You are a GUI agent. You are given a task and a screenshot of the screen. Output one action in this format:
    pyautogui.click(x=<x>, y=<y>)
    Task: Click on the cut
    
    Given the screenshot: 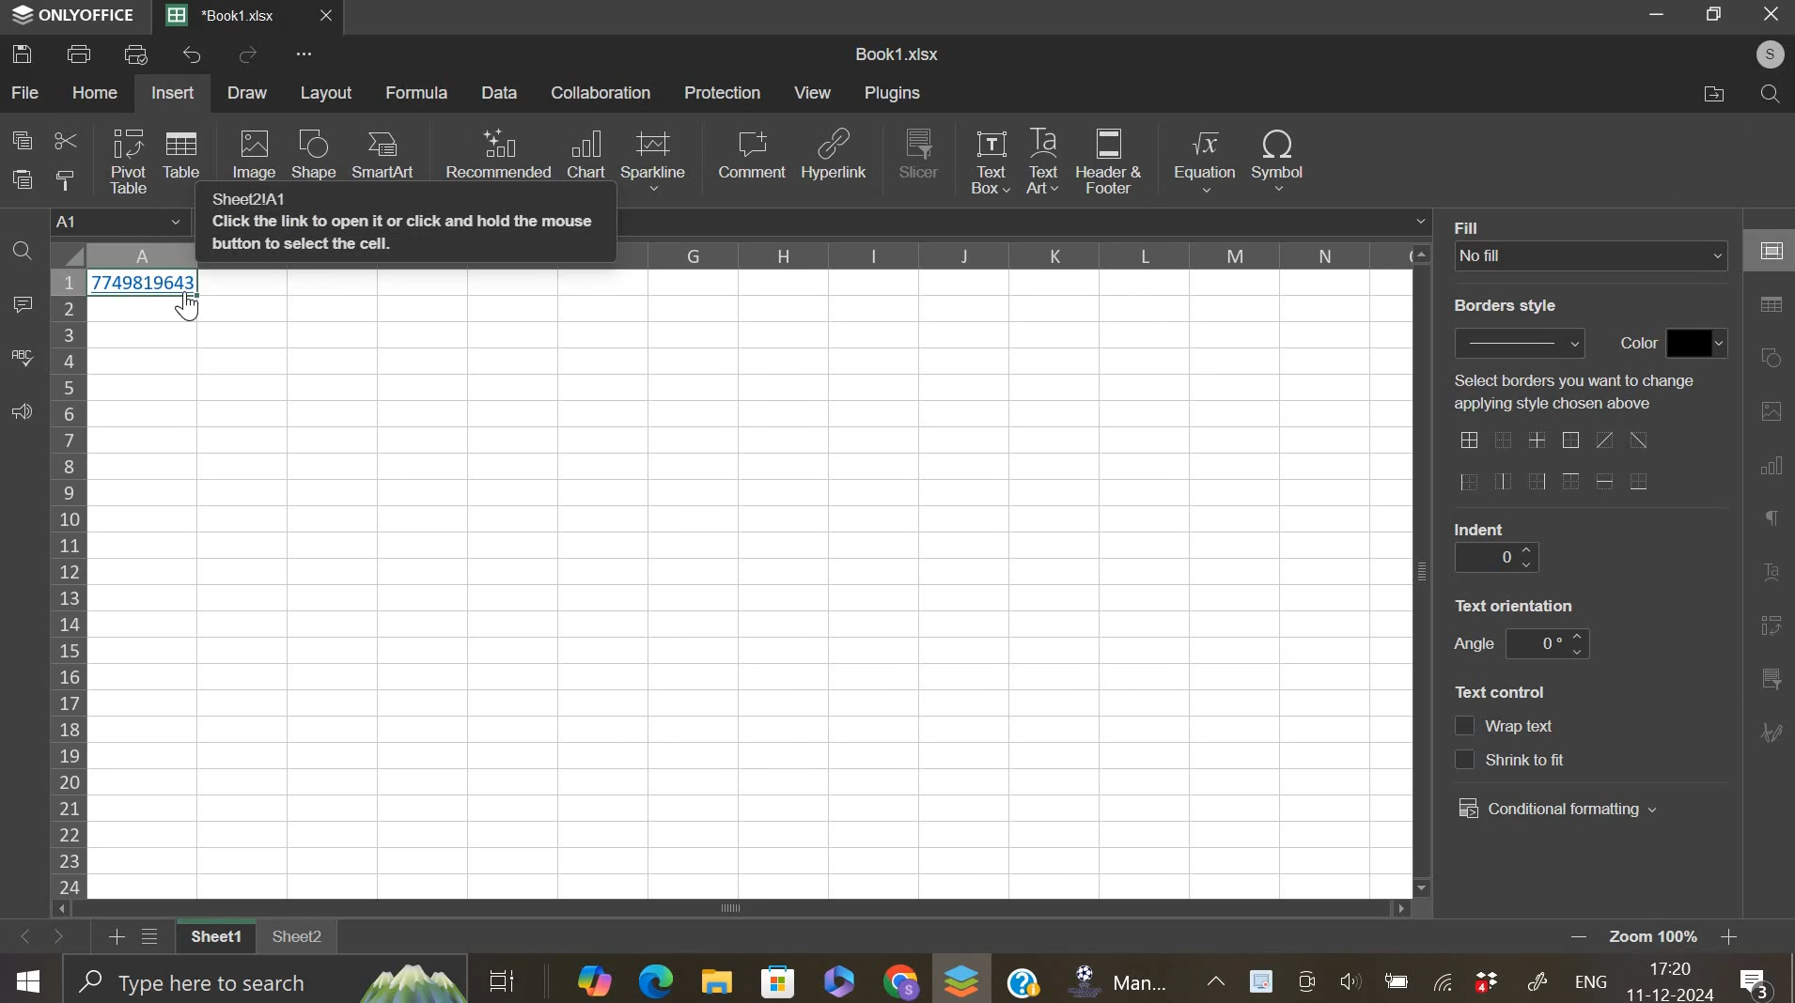 What is the action you would take?
    pyautogui.click(x=65, y=143)
    